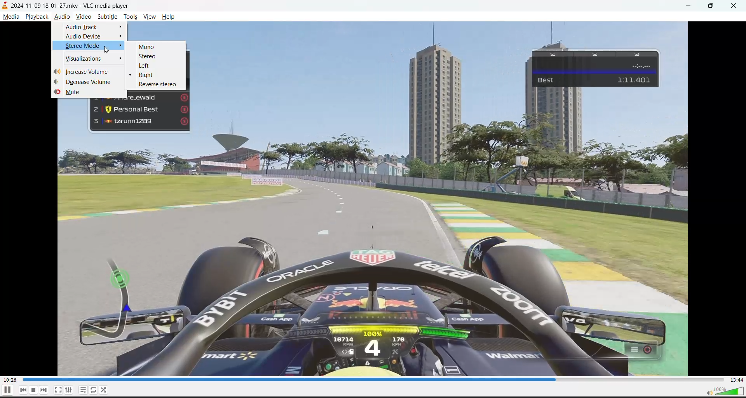  Describe the element at coordinates (94, 390) in the screenshot. I see `loops` at that location.